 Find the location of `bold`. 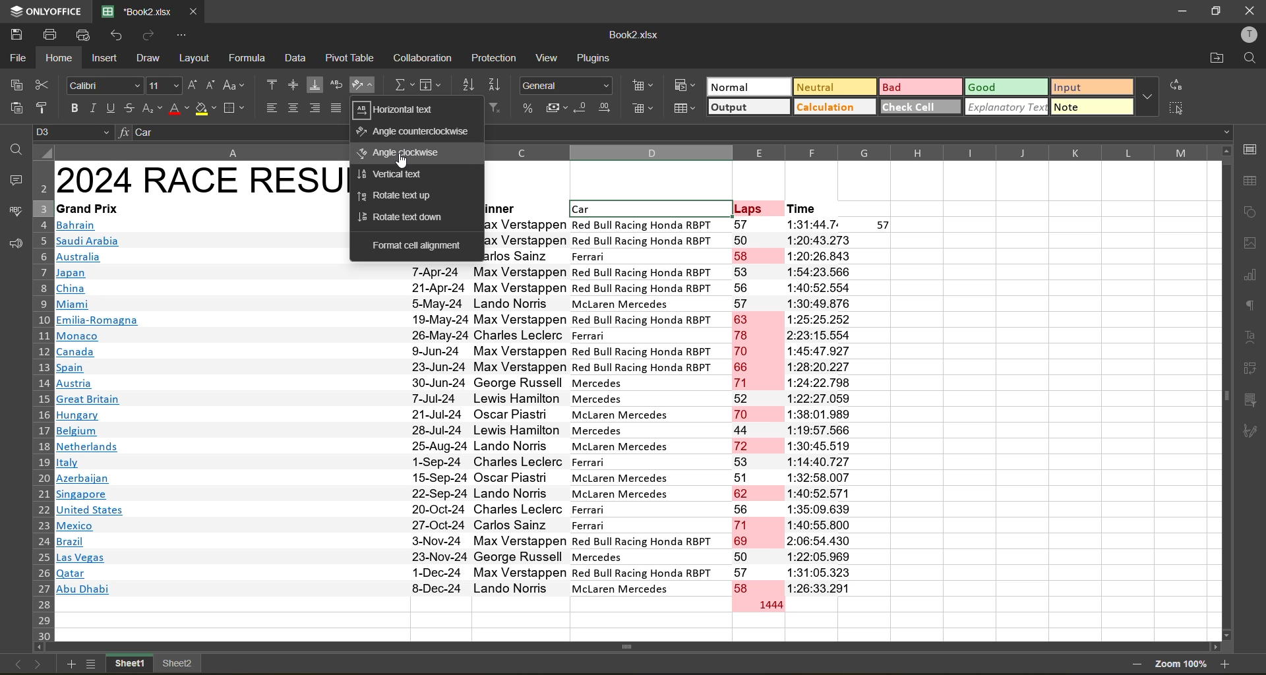

bold is located at coordinates (71, 109).